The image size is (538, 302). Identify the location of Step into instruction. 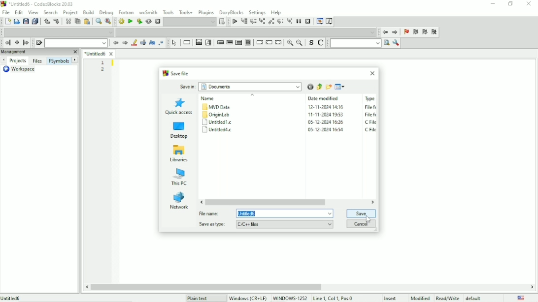
(290, 22).